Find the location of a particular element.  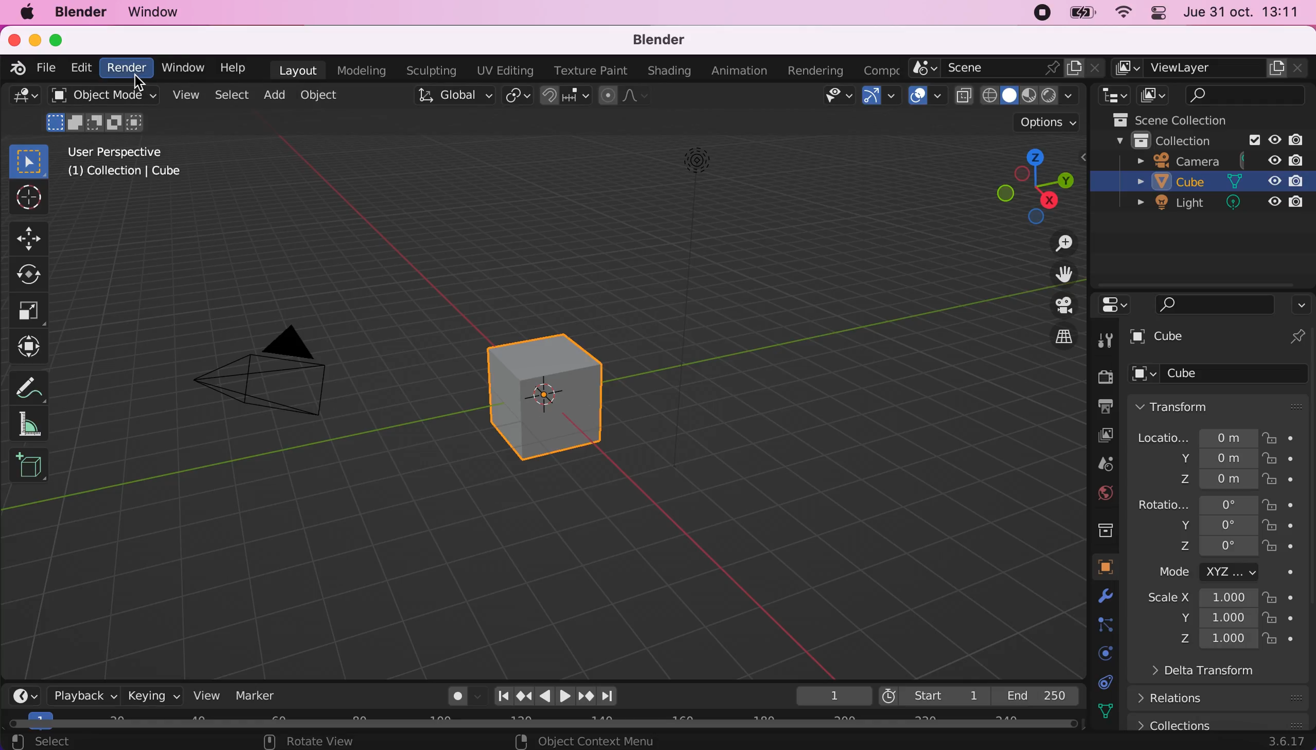

measure is located at coordinates (33, 427).